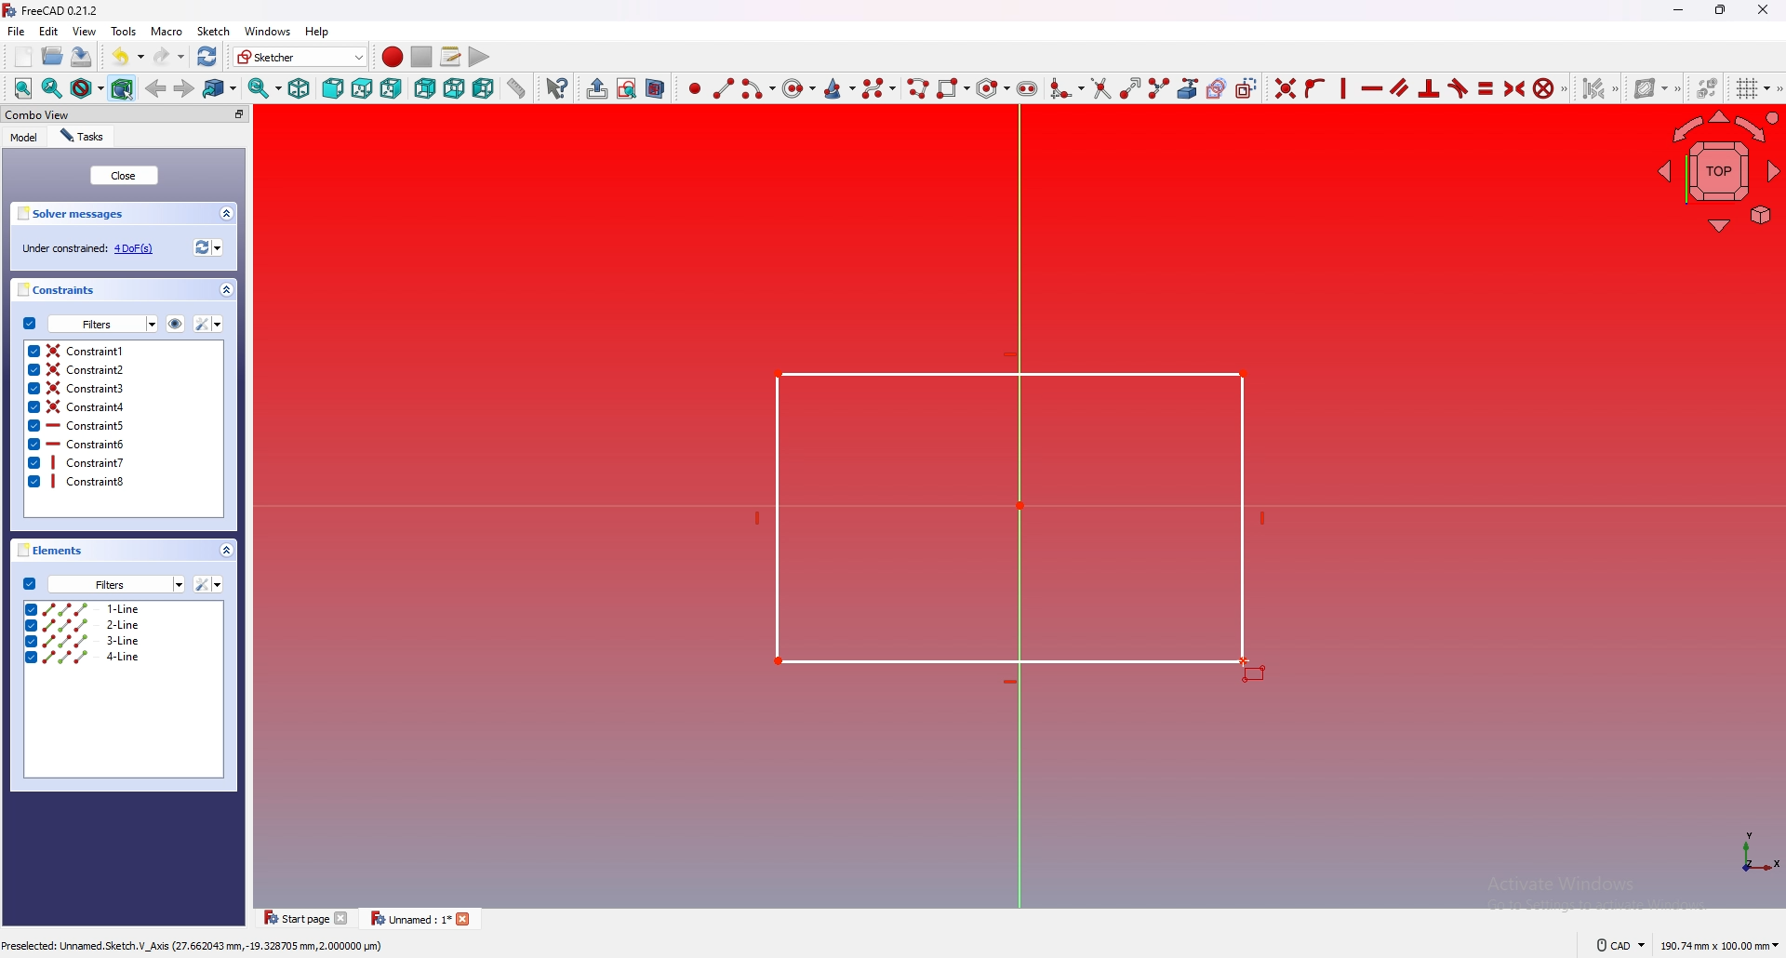 The width and height of the screenshot is (1786, 958). I want to click on tools, so click(124, 31).